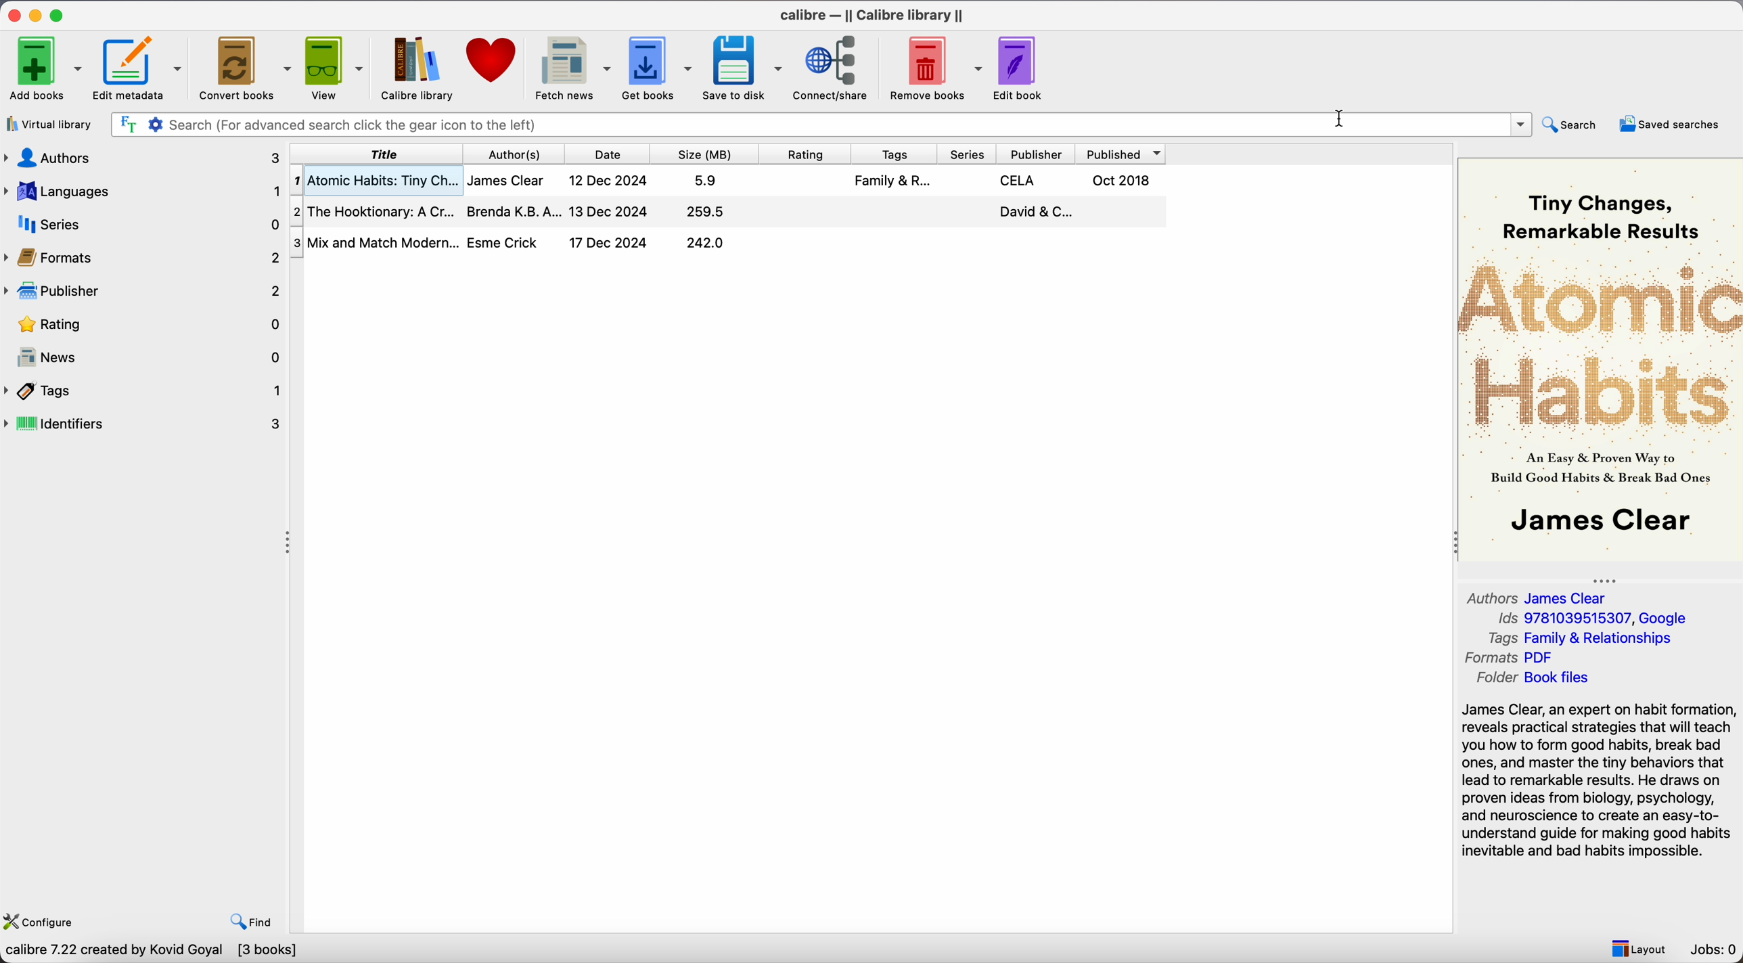 This screenshot has width=1743, height=963. Describe the element at coordinates (414, 68) in the screenshot. I see `Calibre library` at that location.